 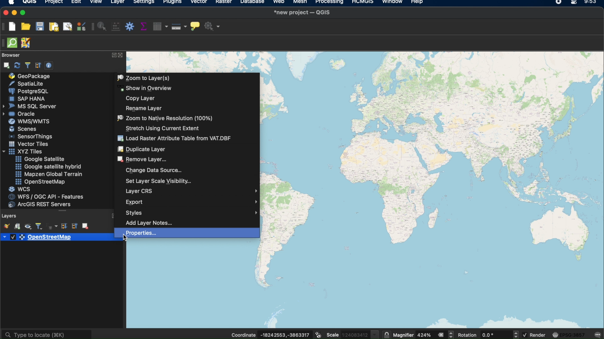 What do you see at coordinates (53, 27) in the screenshot?
I see `new paint layout` at bounding box center [53, 27].